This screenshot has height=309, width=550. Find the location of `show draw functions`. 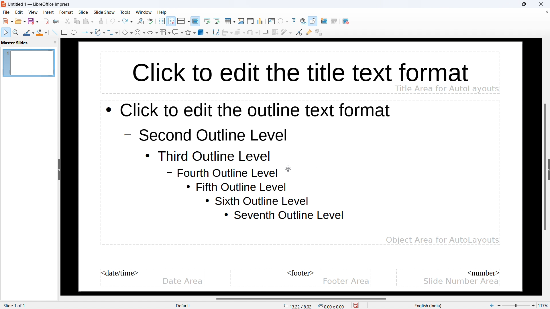

show draw functions is located at coordinates (313, 21).